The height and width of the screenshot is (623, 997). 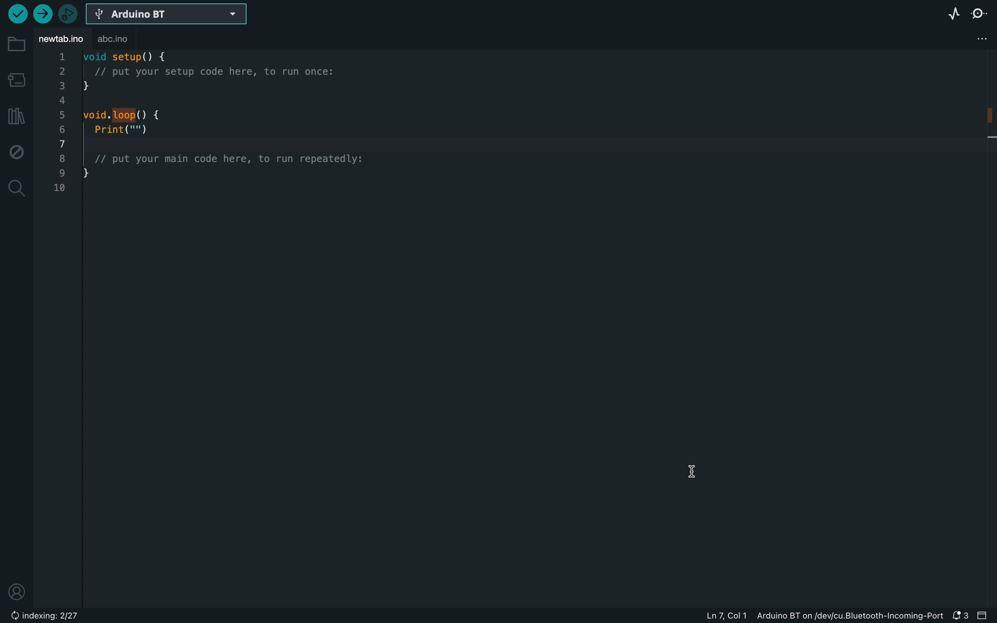 What do you see at coordinates (17, 79) in the screenshot?
I see `board manager` at bounding box center [17, 79].